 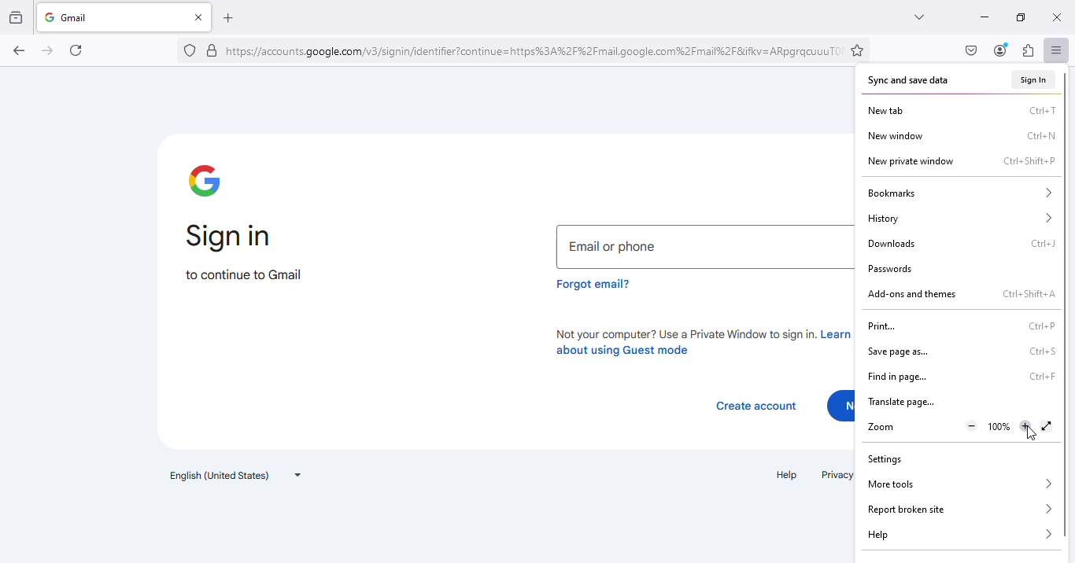 What do you see at coordinates (237, 475) in the screenshot?
I see `text language` at bounding box center [237, 475].